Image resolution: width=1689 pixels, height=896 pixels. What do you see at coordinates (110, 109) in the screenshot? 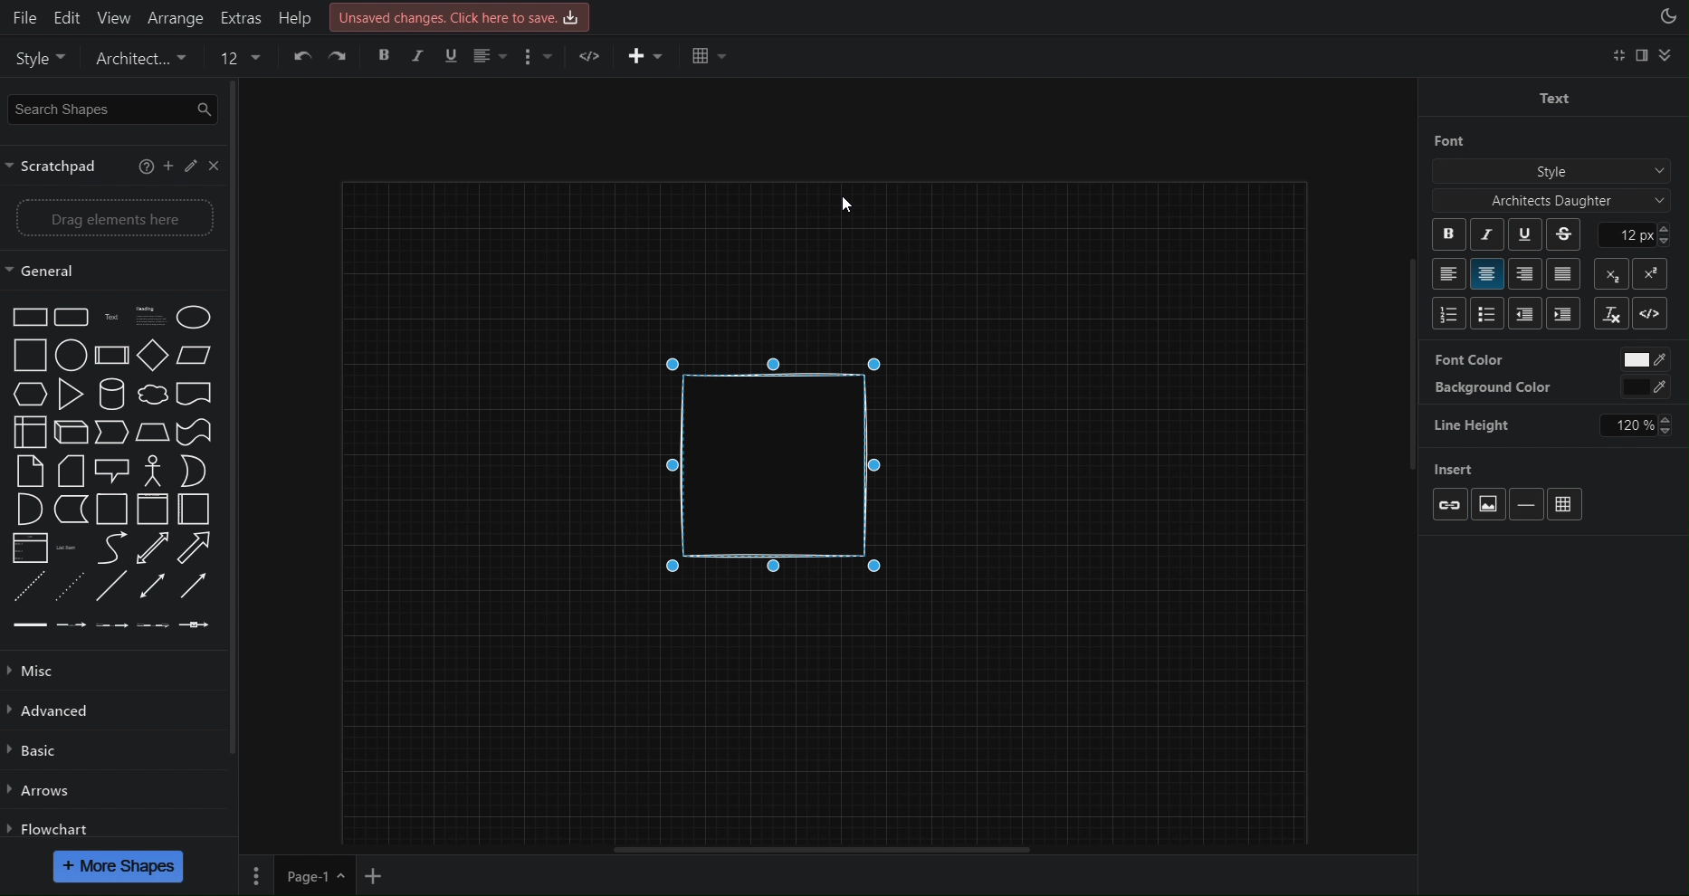
I see `Search Shapes` at bounding box center [110, 109].